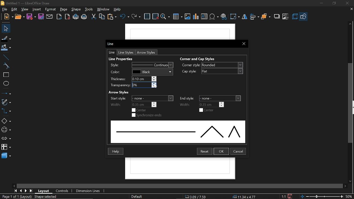 The image size is (354, 199). What do you see at coordinates (102, 17) in the screenshot?
I see `copy` at bounding box center [102, 17].